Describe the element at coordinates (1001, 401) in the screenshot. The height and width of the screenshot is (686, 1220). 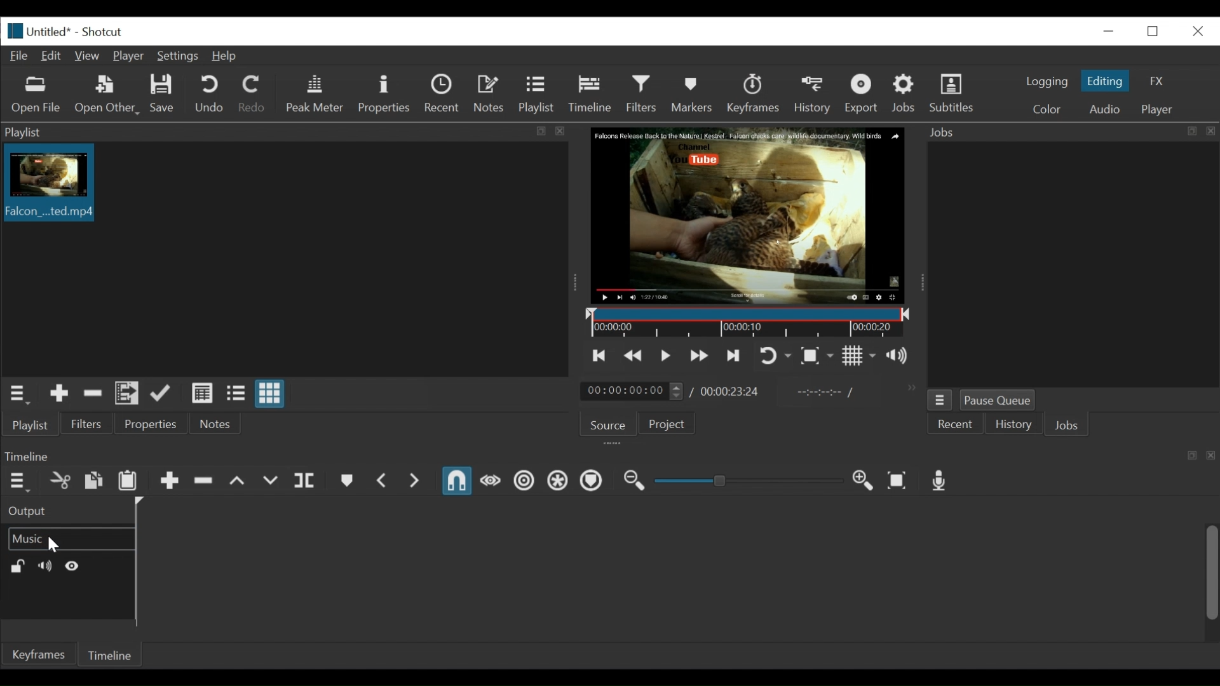
I see `Pause Queue` at that location.